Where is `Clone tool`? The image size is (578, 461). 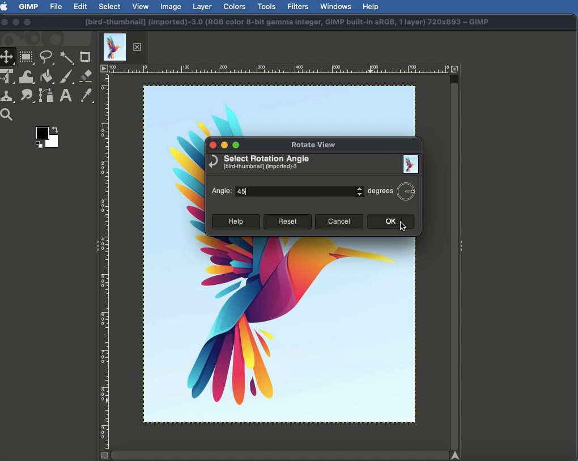
Clone tool is located at coordinates (8, 97).